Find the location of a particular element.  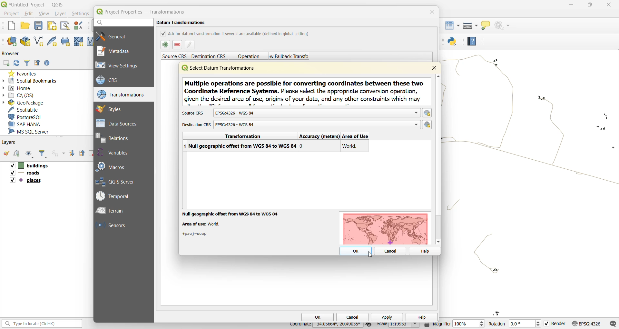

collapse all is located at coordinates (37, 63).